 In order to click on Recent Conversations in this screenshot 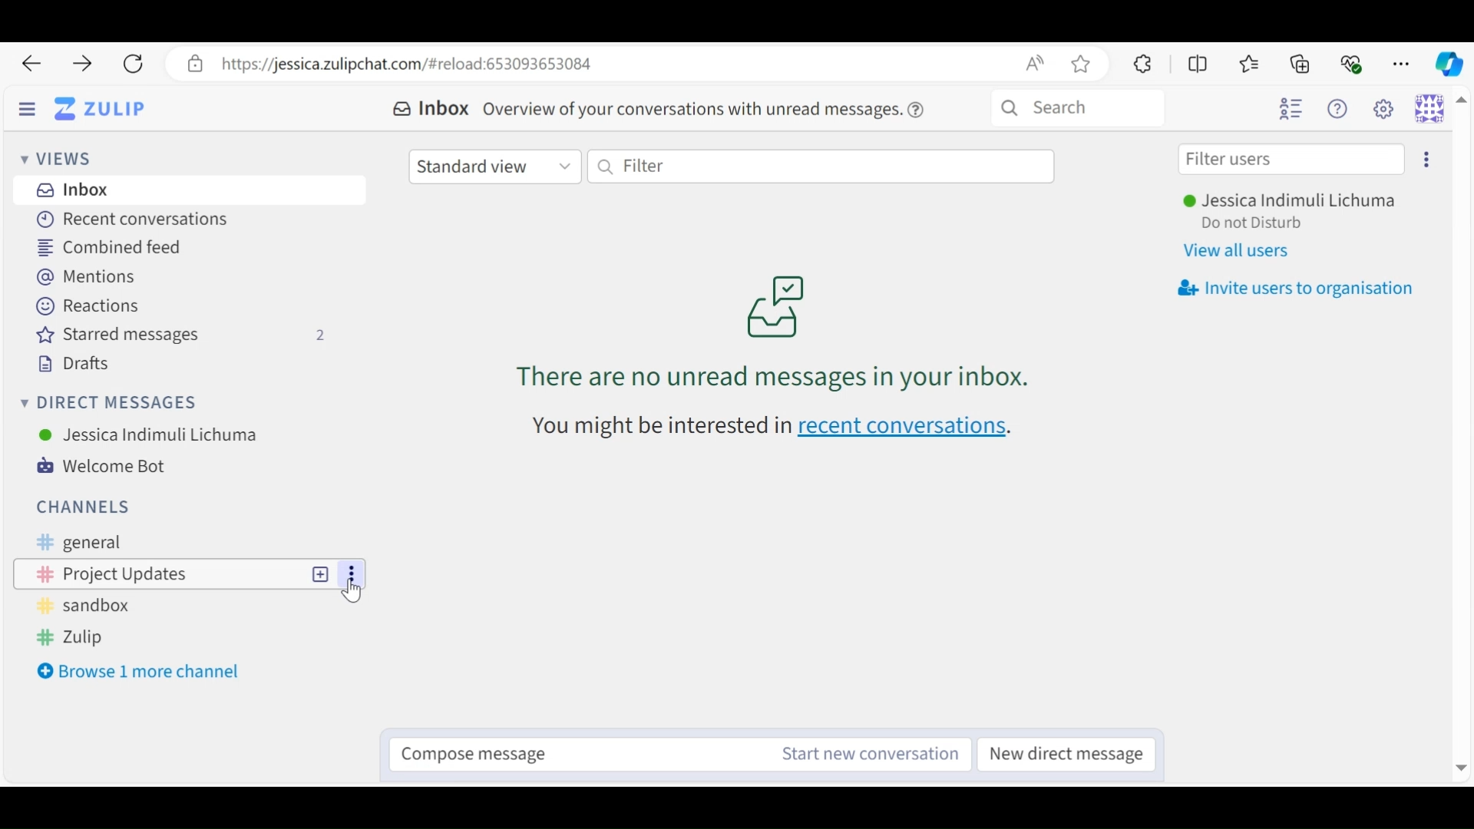, I will do `click(127, 220)`.